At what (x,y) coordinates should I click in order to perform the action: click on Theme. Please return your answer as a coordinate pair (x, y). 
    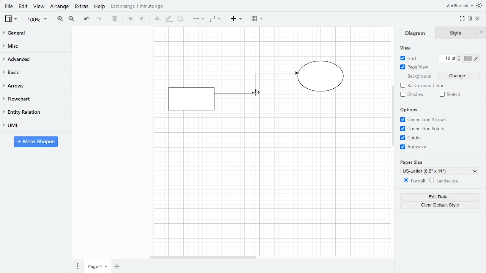
    Looking at the image, I should click on (480, 5).